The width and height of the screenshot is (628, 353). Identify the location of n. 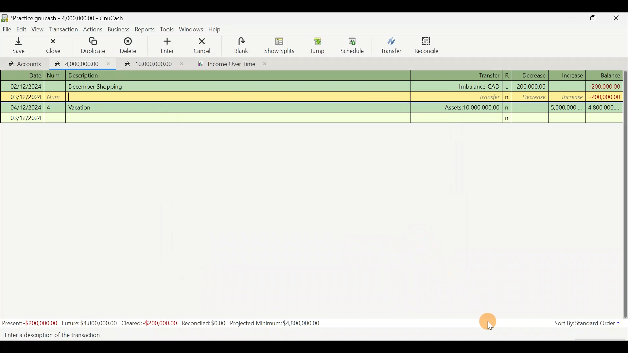
(508, 108).